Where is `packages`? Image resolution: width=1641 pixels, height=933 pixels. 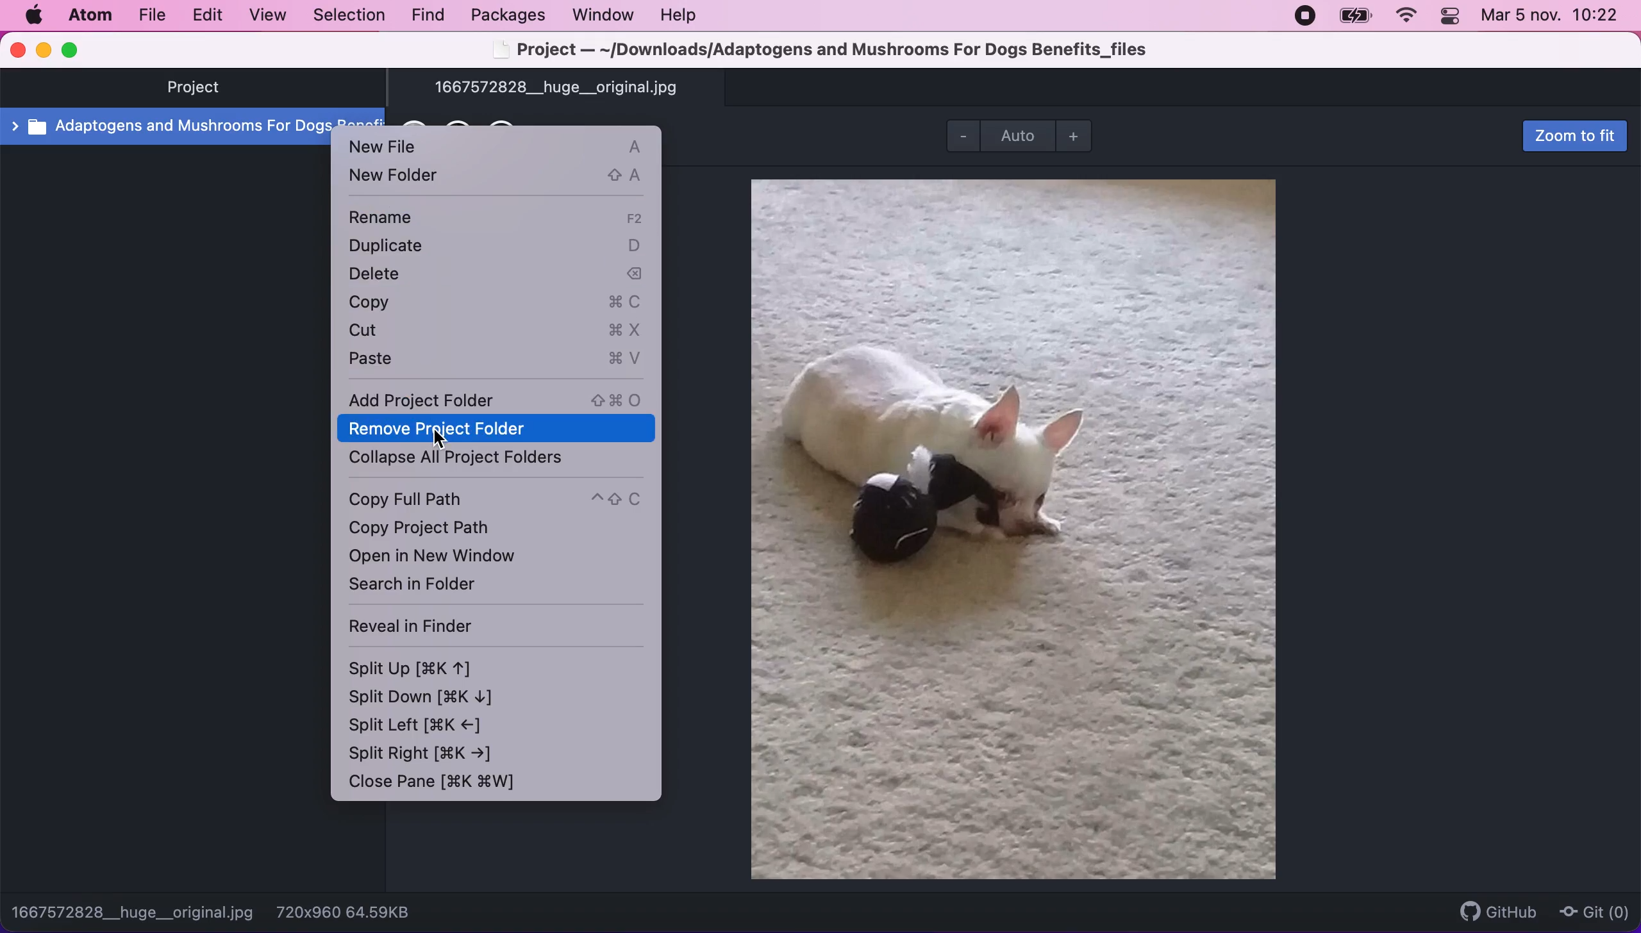
packages is located at coordinates (504, 15).